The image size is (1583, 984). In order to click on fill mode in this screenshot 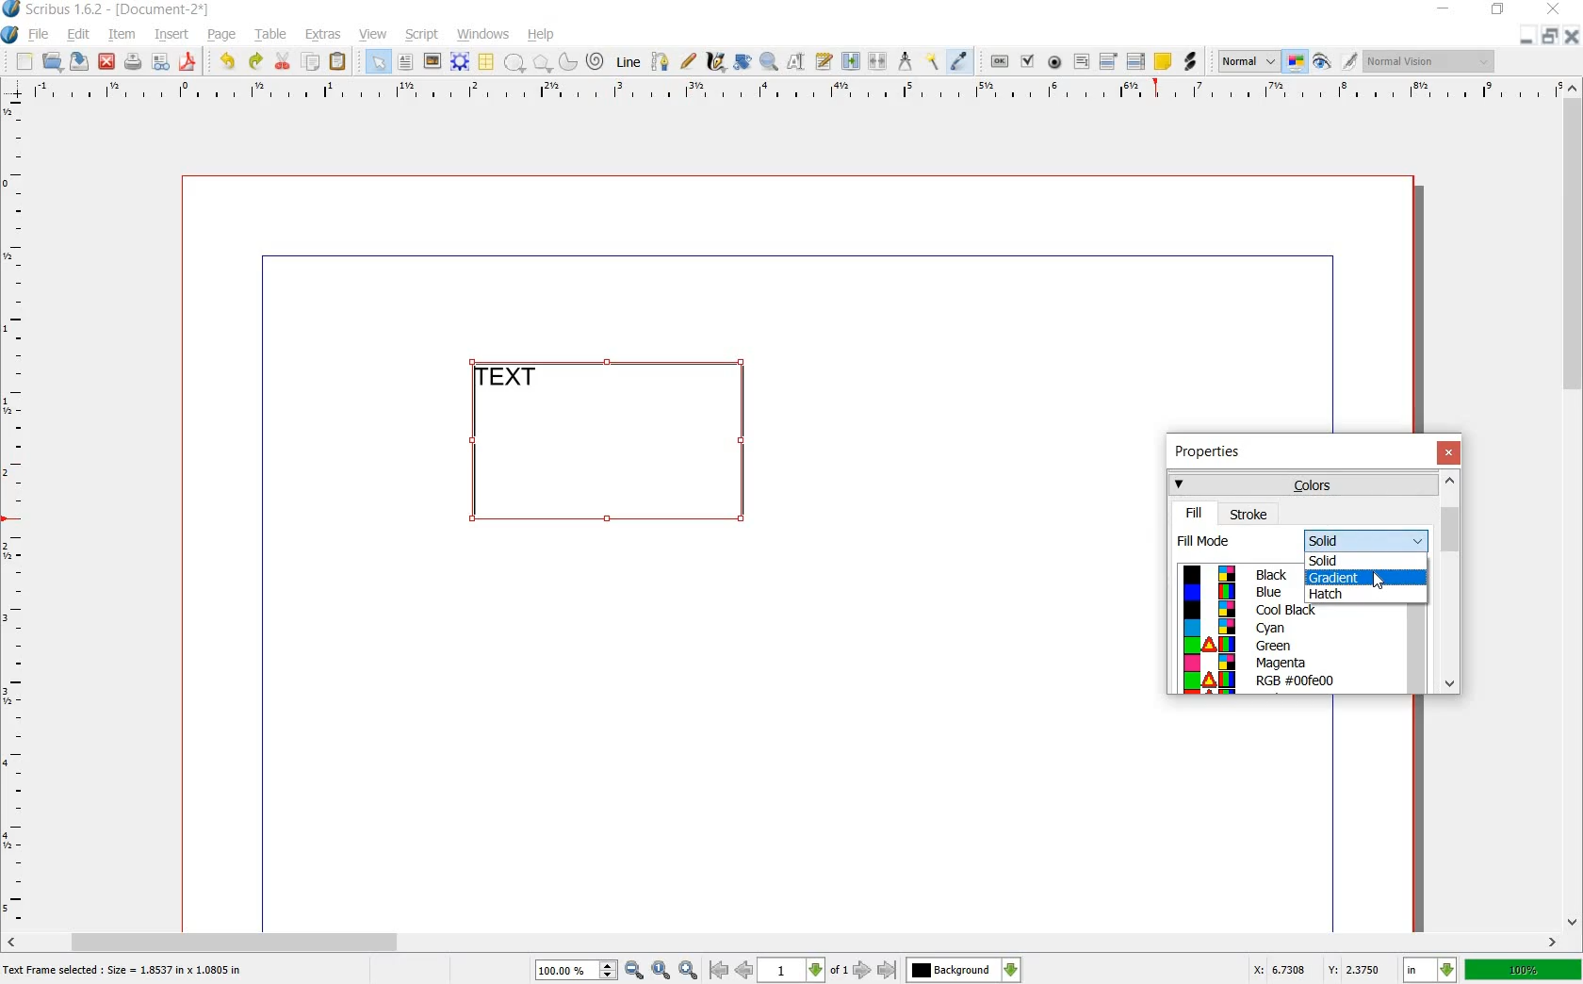, I will do `click(1236, 540)`.